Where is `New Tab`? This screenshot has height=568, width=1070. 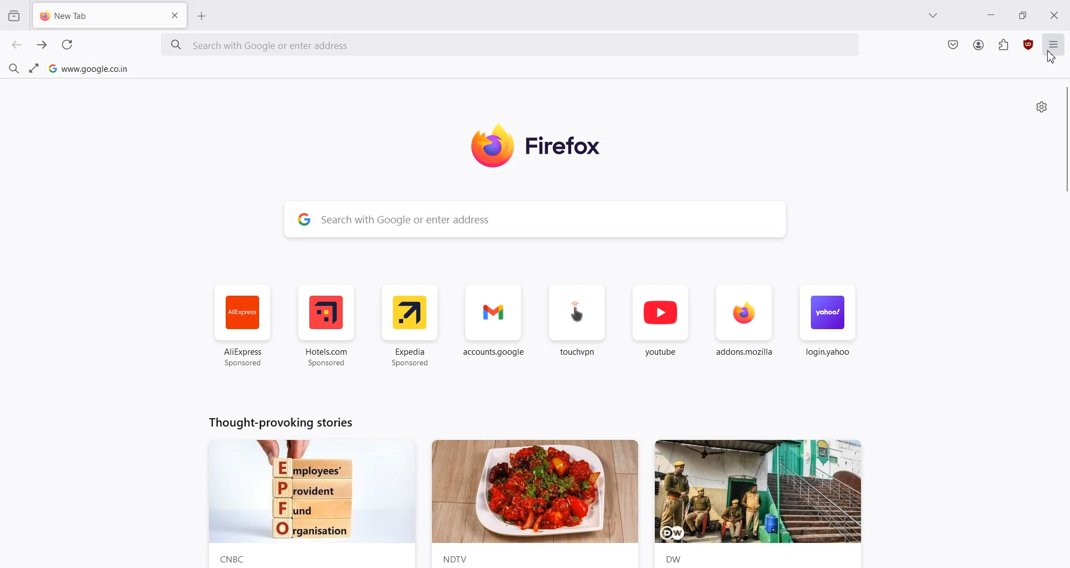
New Tab is located at coordinates (90, 17).